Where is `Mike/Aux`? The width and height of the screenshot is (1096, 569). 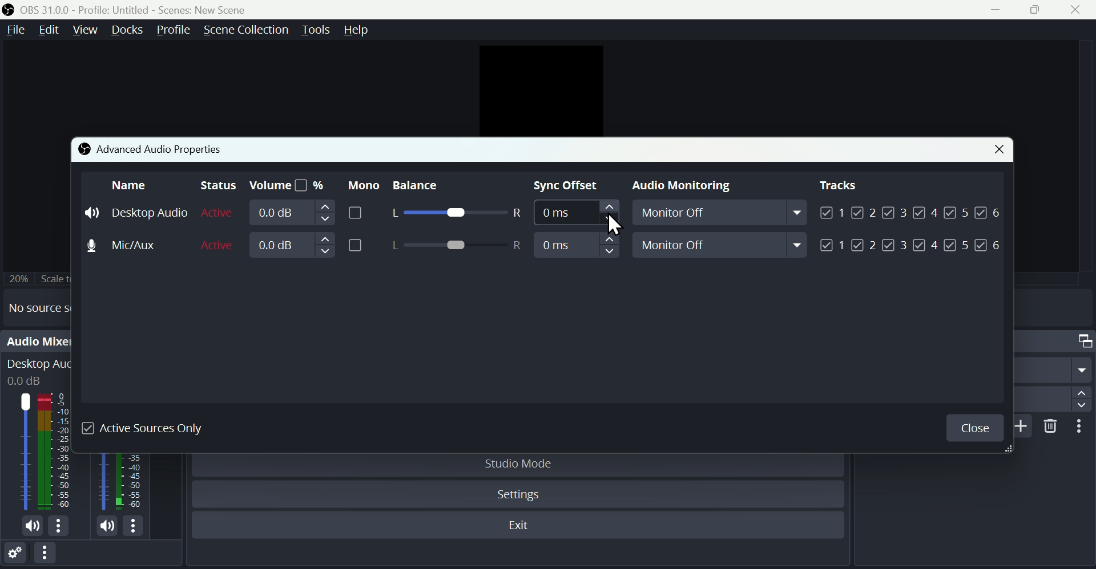
Mike/Aux is located at coordinates (133, 244).